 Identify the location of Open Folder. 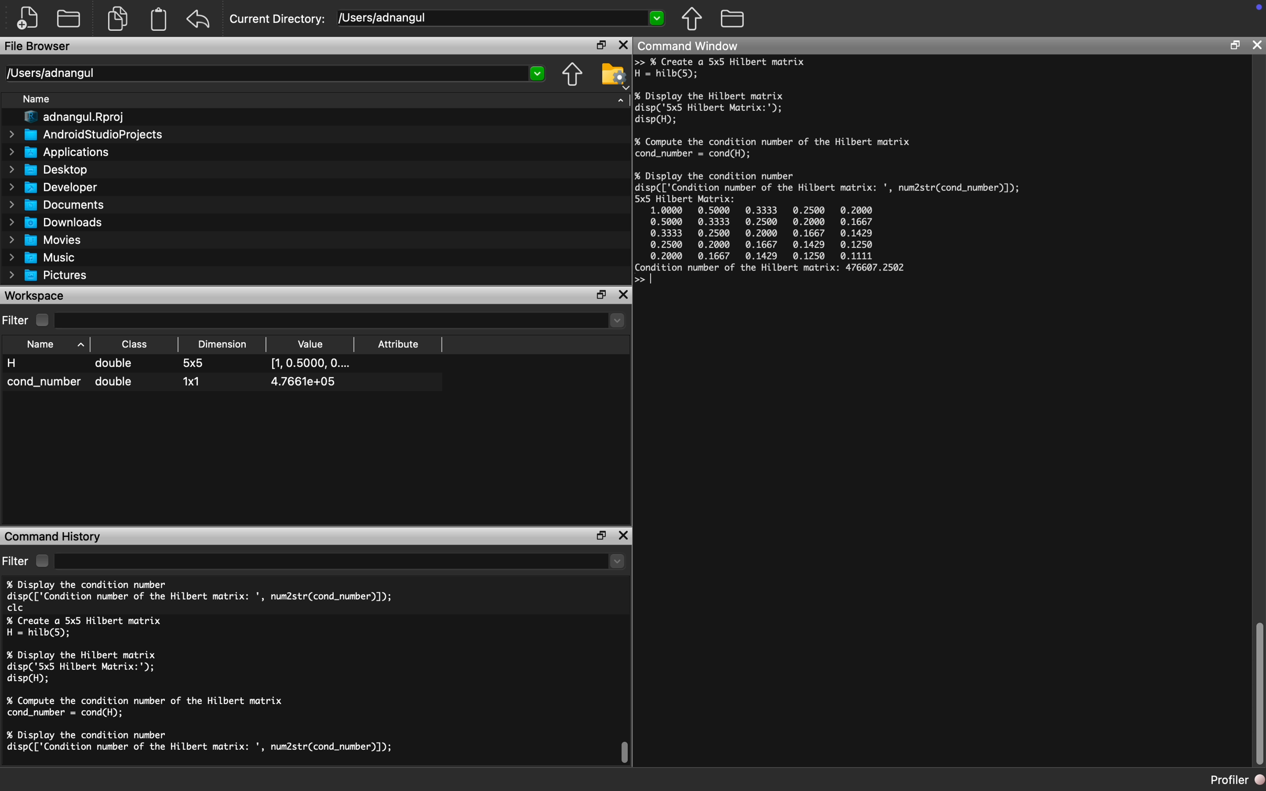
(69, 17).